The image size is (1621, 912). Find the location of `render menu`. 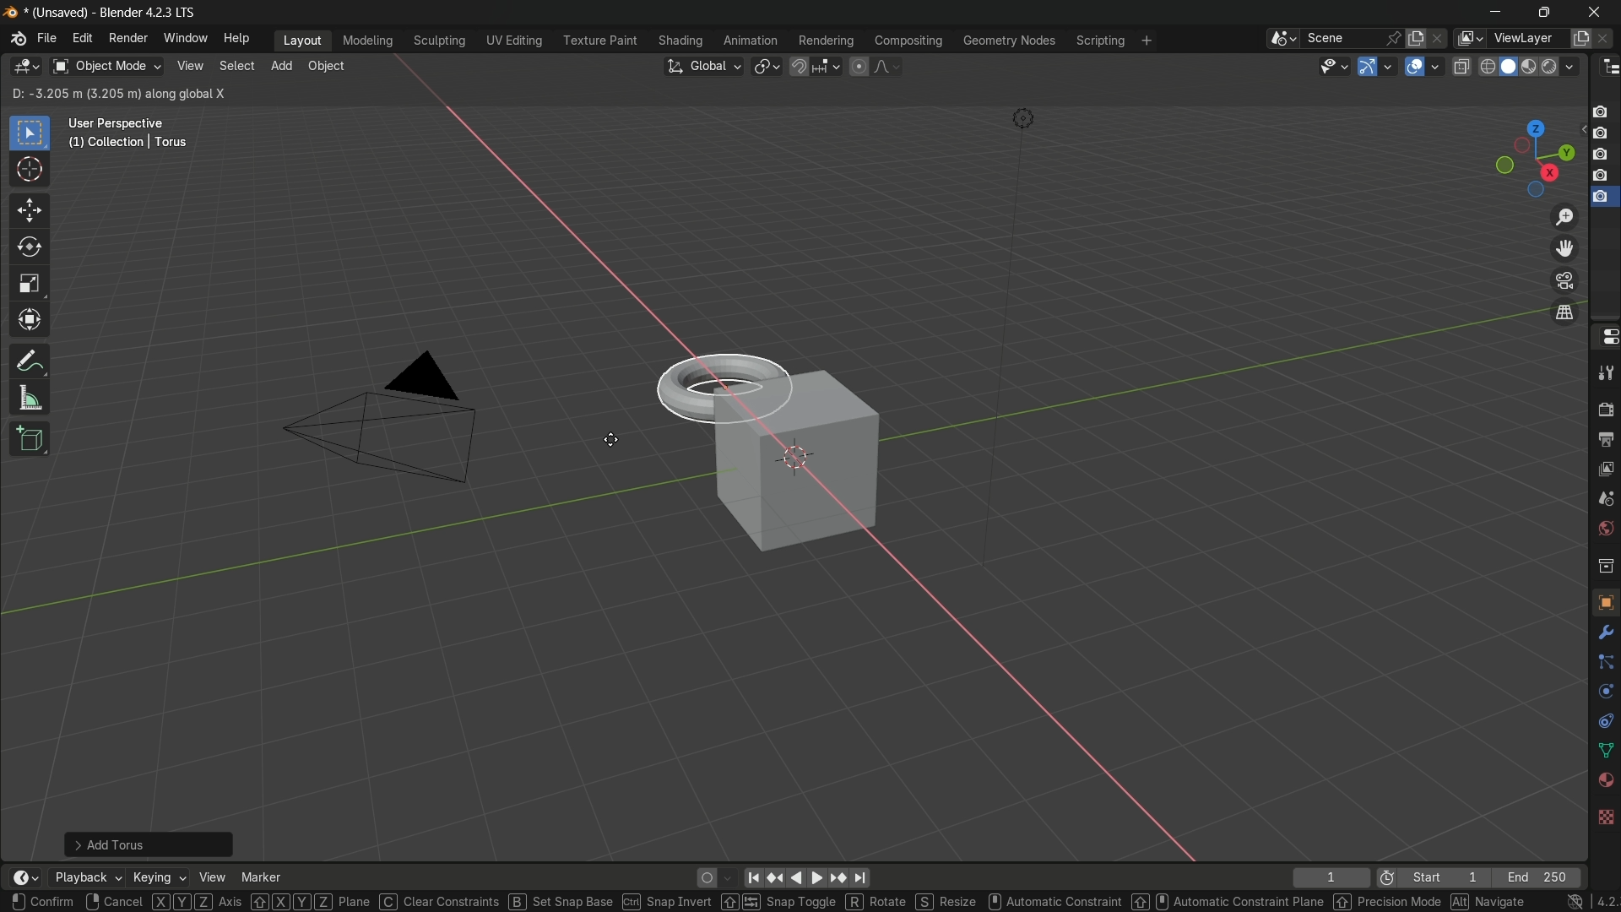

render menu is located at coordinates (128, 38).